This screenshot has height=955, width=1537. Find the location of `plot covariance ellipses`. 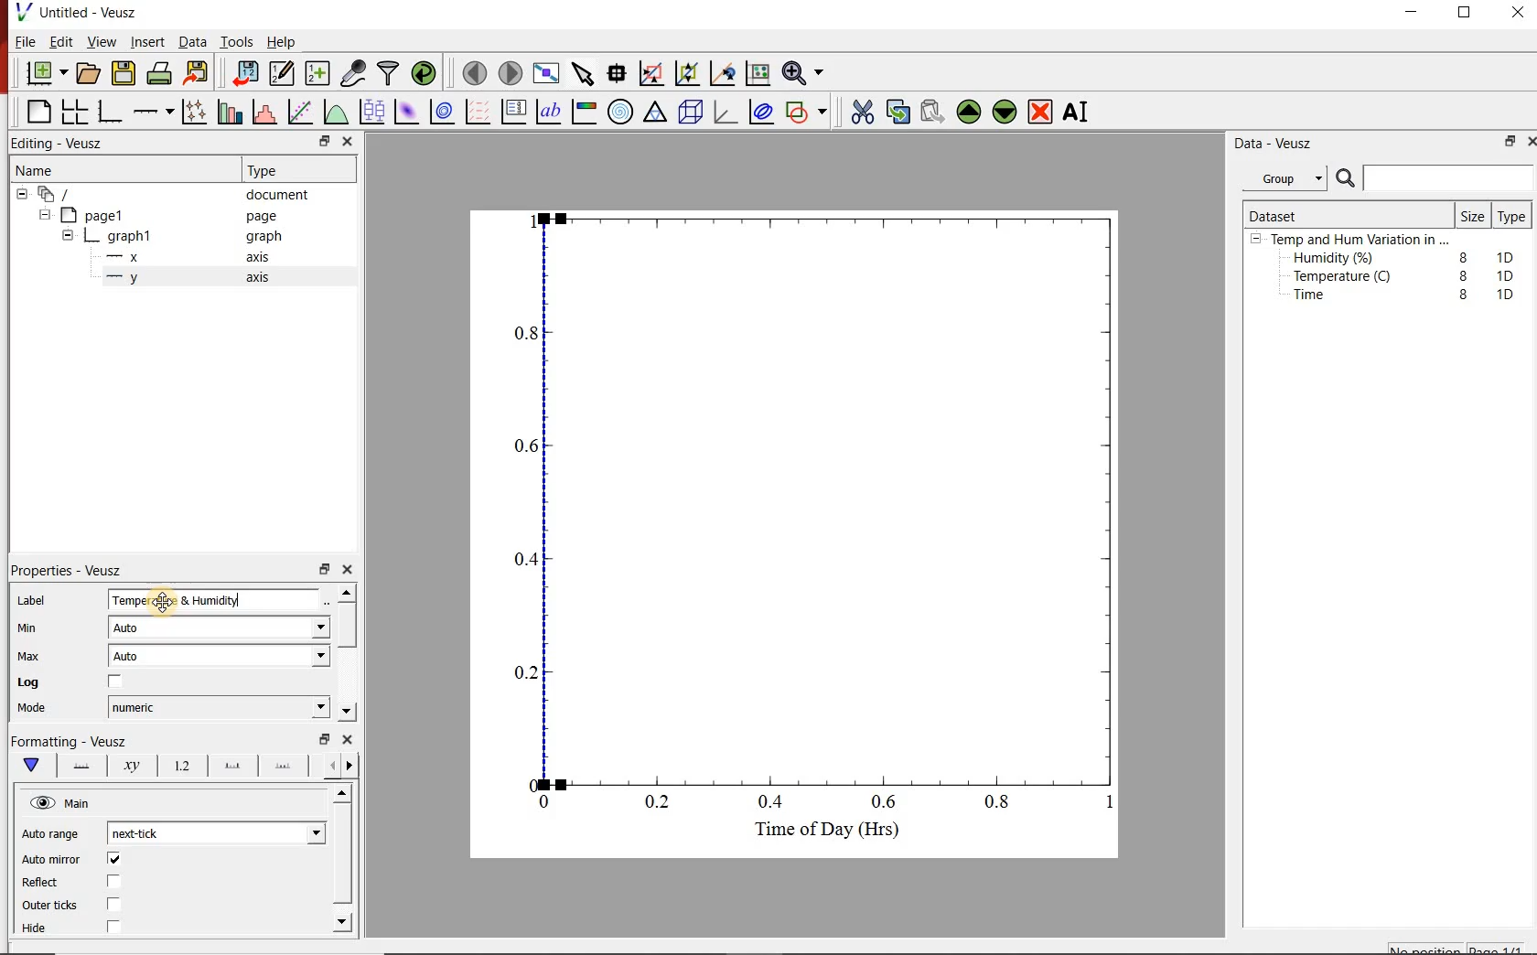

plot covariance ellipses is located at coordinates (766, 115).